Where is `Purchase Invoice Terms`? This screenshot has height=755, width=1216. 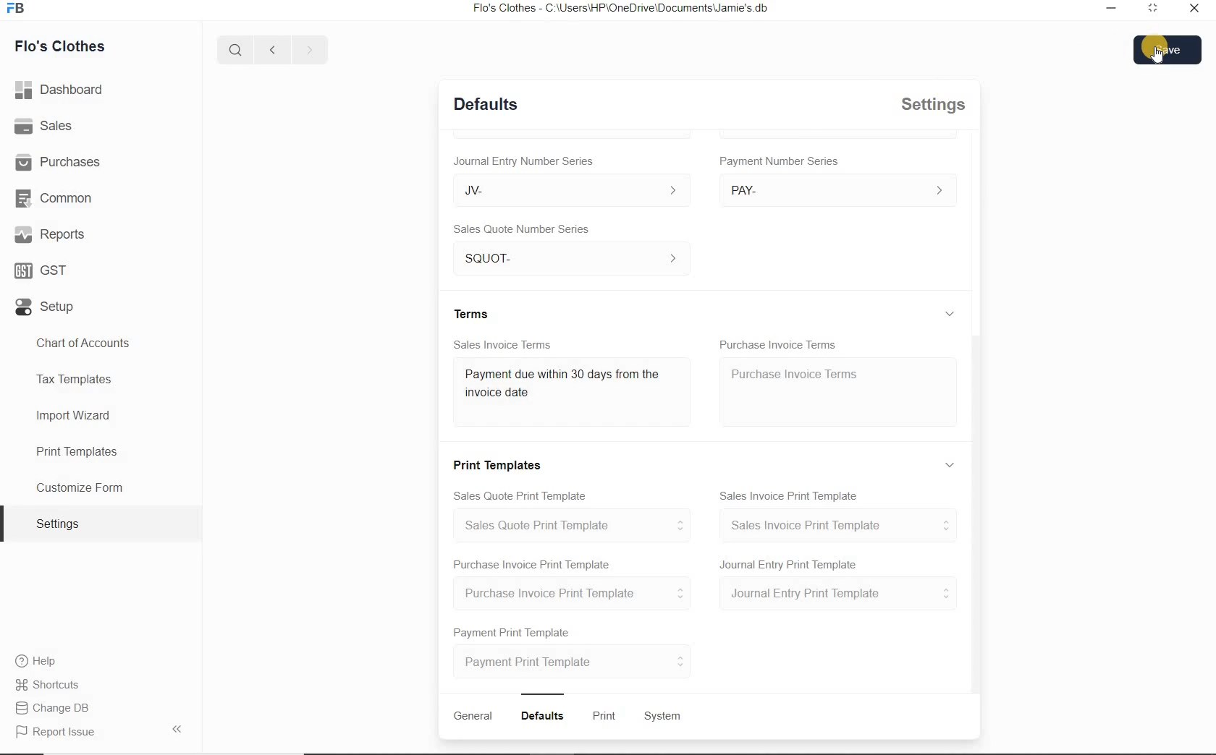
Purchase Invoice Terms is located at coordinates (839, 391).